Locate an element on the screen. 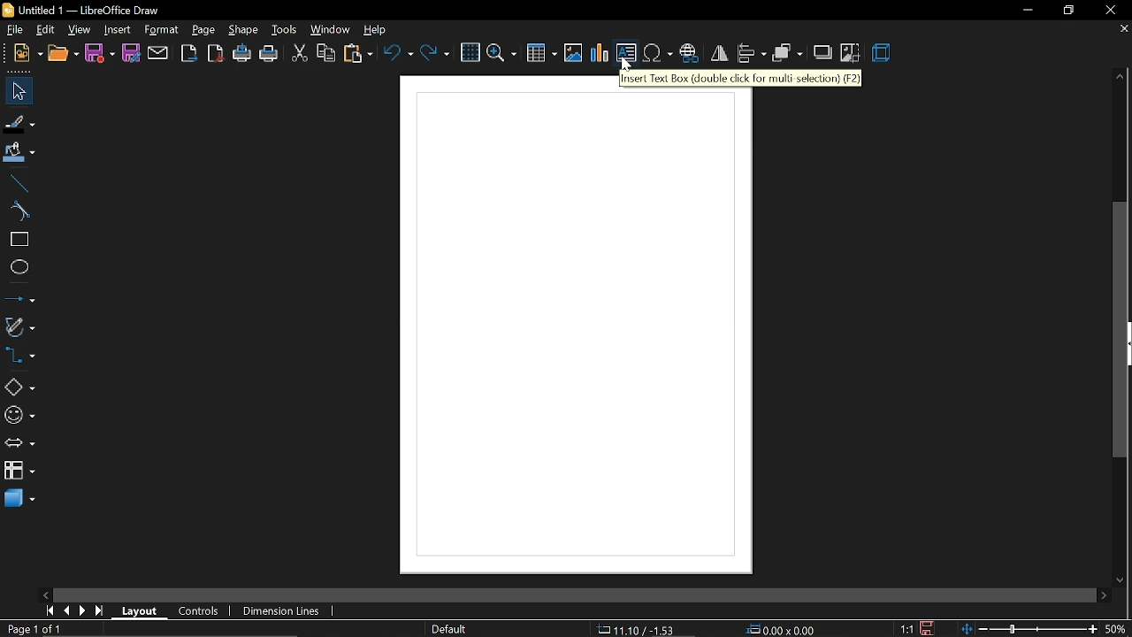 The height and width of the screenshot is (637, 1132). cut is located at coordinates (299, 55).